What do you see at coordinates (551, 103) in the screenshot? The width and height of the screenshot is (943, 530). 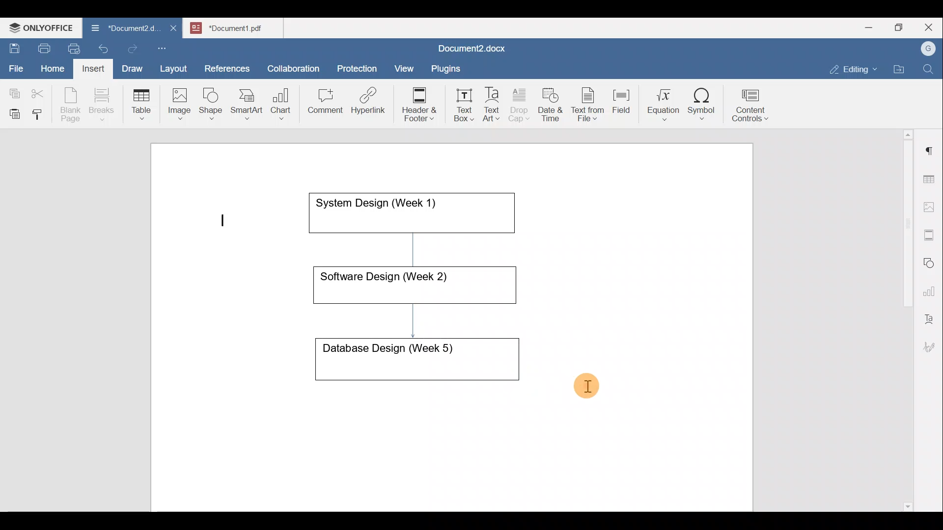 I see `Date & time` at bounding box center [551, 103].